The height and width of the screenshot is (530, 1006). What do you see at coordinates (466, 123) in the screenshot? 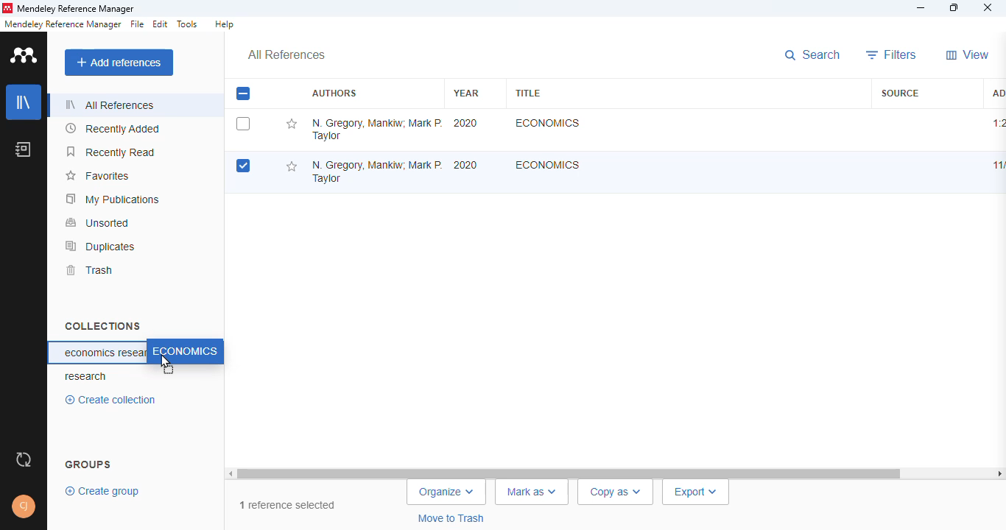
I see `2020` at bounding box center [466, 123].